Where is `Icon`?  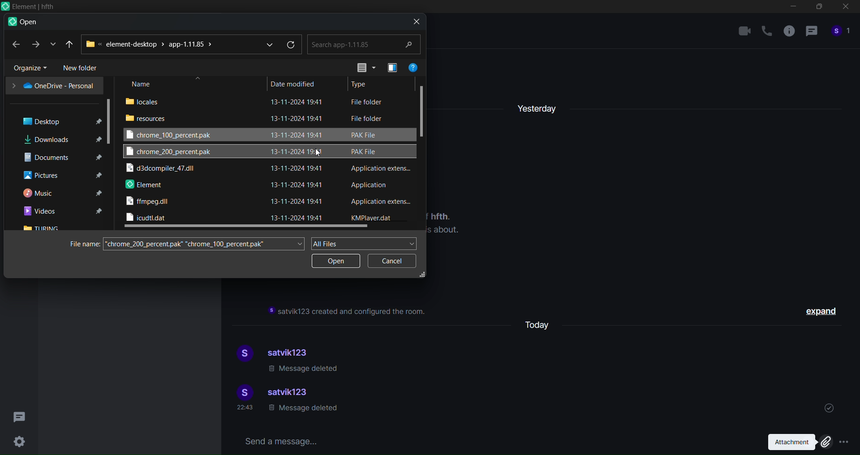 Icon is located at coordinates (28, 7).